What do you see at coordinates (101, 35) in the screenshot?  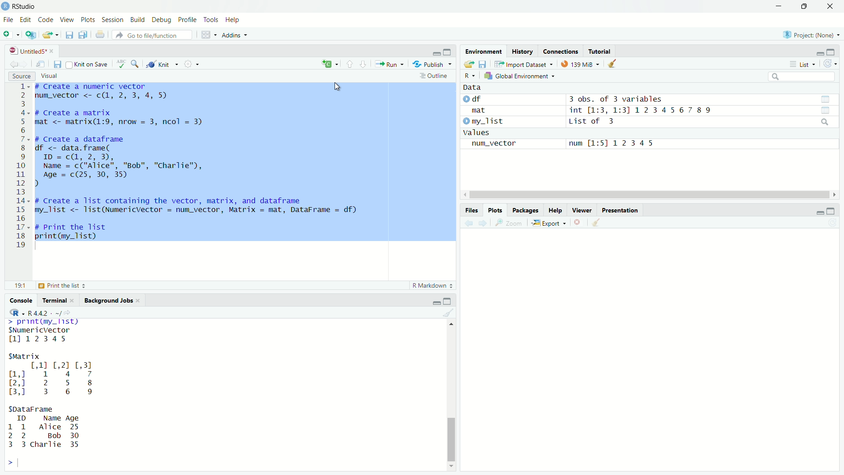 I see `print` at bounding box center [101, 35].